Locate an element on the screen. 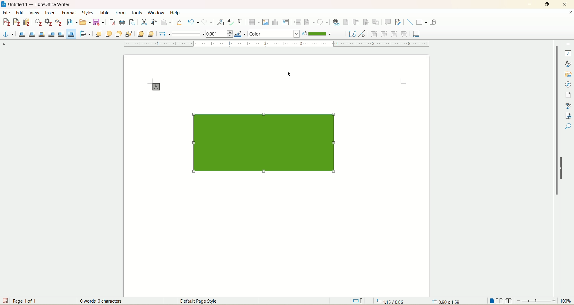  window is located at coordinates (156, 12).